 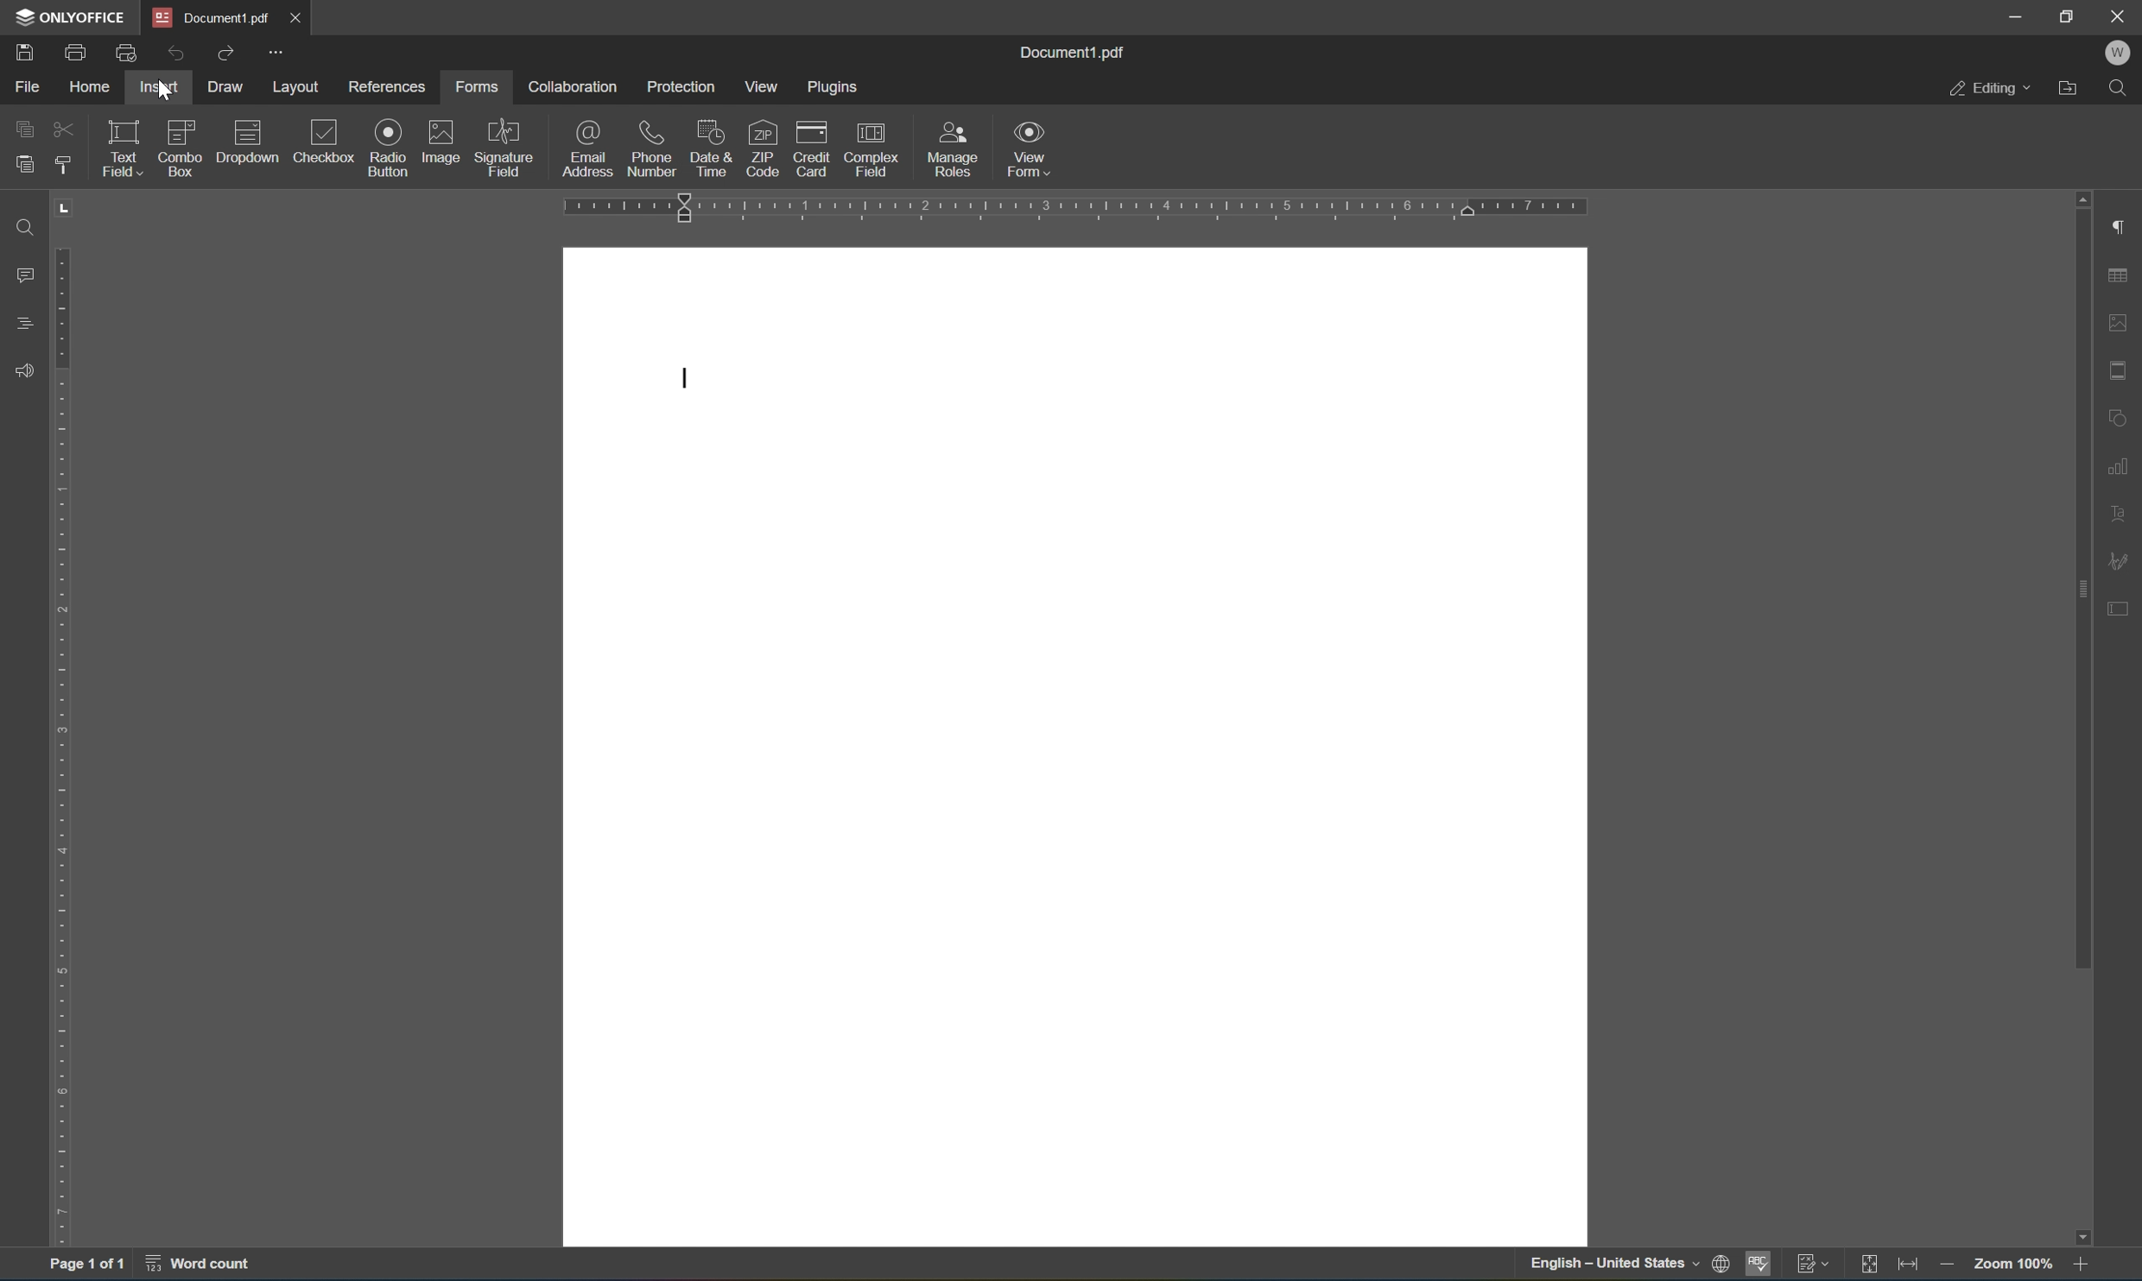 I want to click on Restore down, so click(x=2067, y=16).